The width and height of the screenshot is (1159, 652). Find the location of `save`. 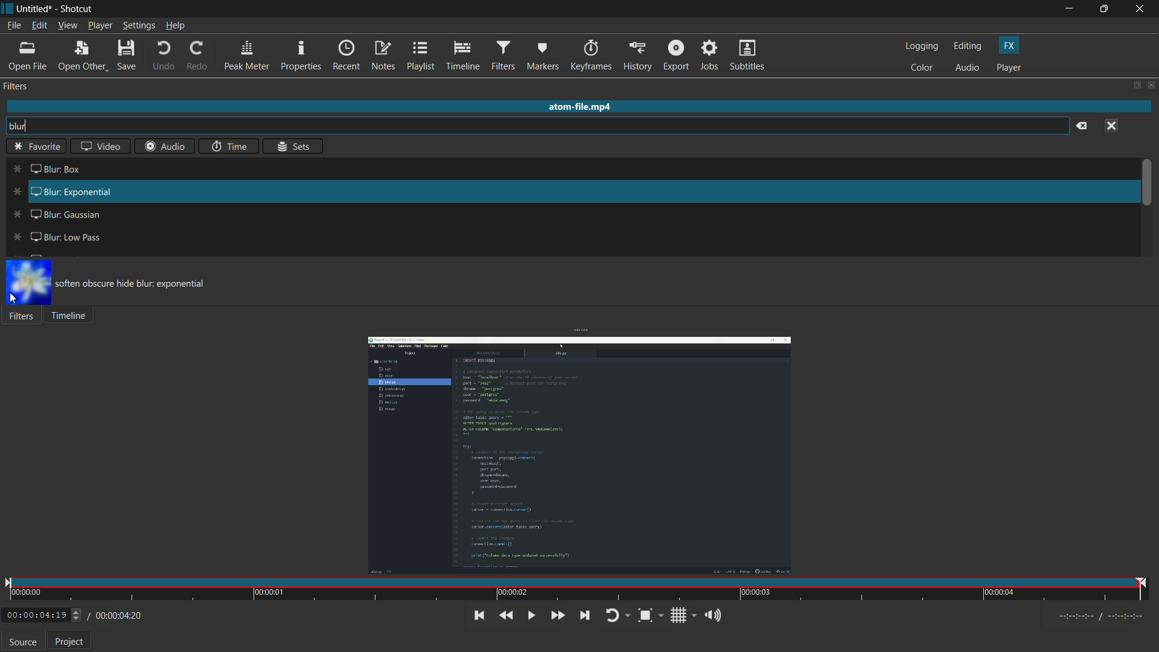

save is located at coordinates (129, 56).